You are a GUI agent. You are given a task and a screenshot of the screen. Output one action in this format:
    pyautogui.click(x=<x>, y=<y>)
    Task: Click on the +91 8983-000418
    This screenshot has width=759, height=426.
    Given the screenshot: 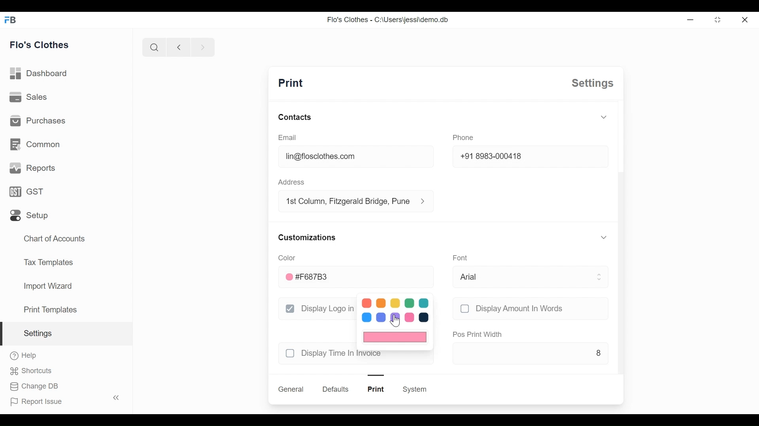 What is the action you would take?
    pyautogui.click(x=531, y=156)
    